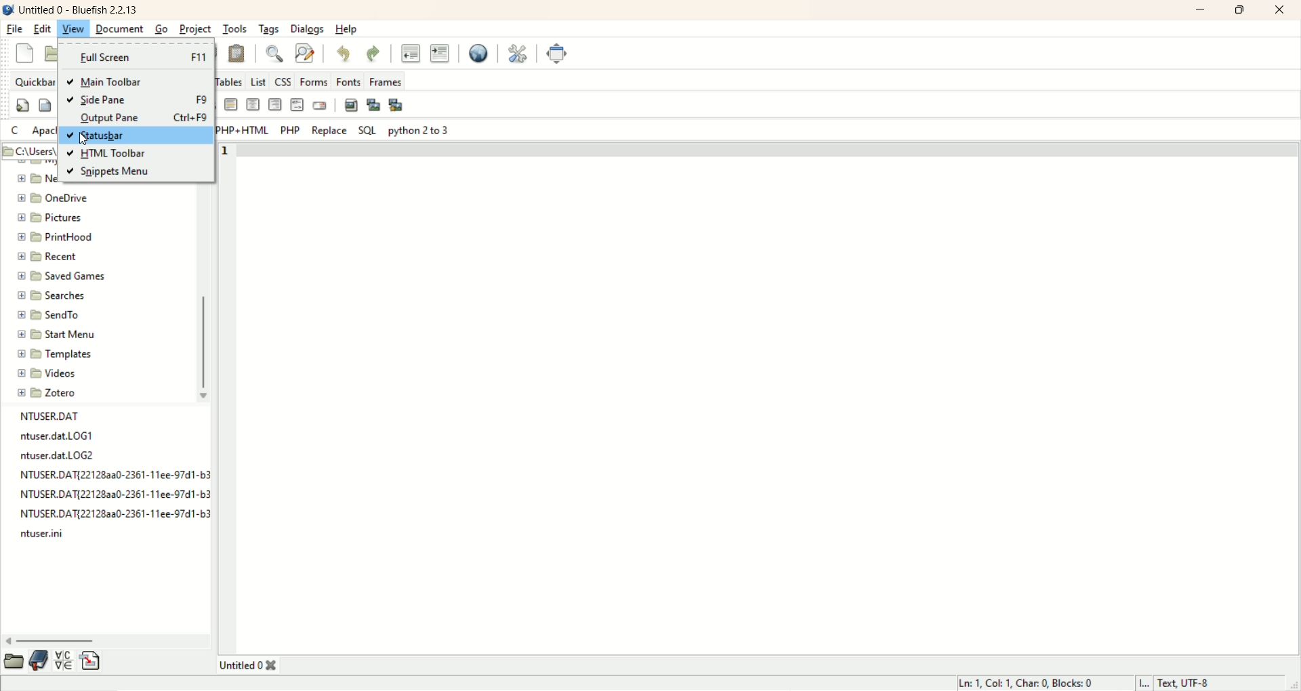  Describe the element at coordinates (81, 10) in the screenshot. I see `title` at that location.